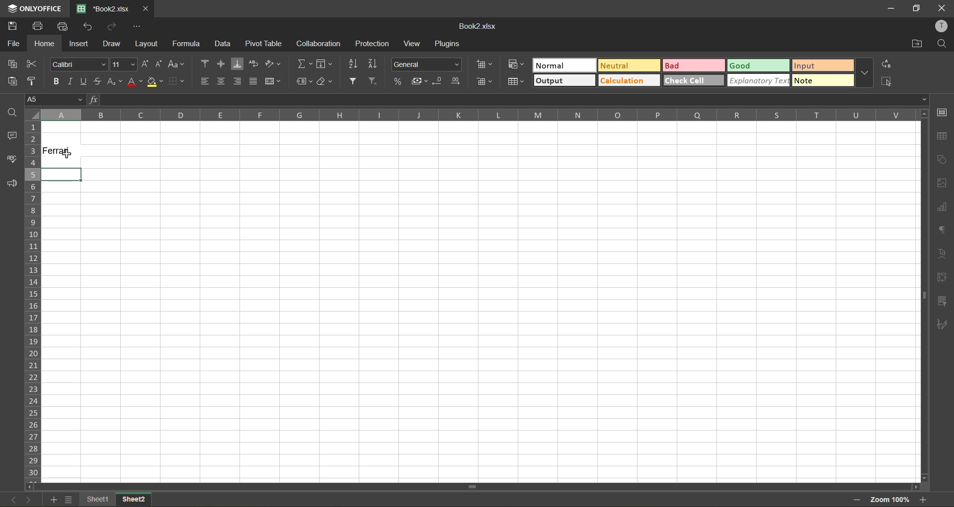 This screenshot has height=507, width=954. I want to click on calculation, so click(627, 81).